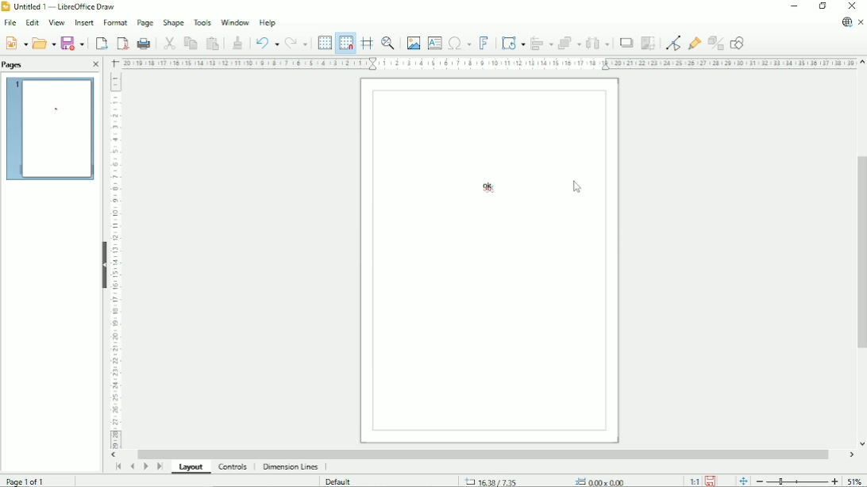 Image resolution: width=867 pixels, height=487 pixels. Describe the element at coordinates (115, 260) in the screenshot. I see `Vertical scale` at that location.